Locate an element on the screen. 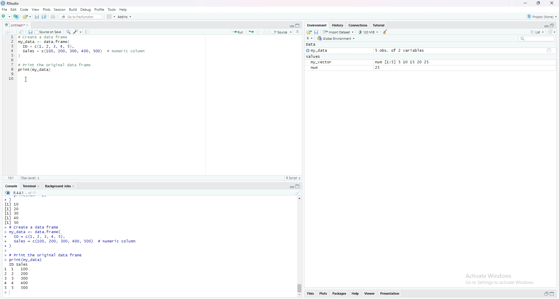  num is located at coordinates (315, 68).